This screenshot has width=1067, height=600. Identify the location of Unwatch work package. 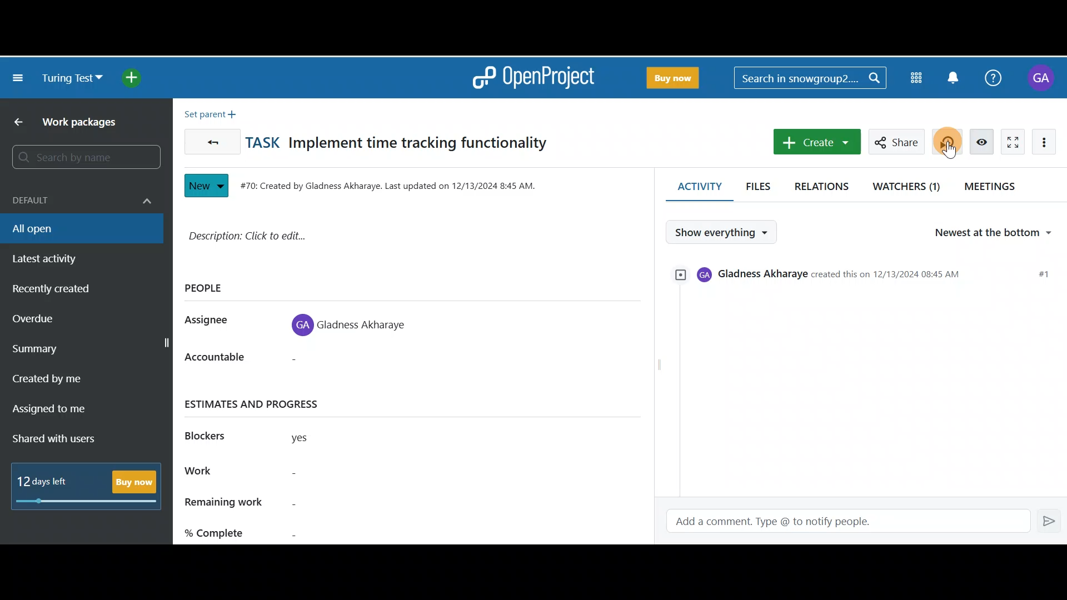
(981, 141).